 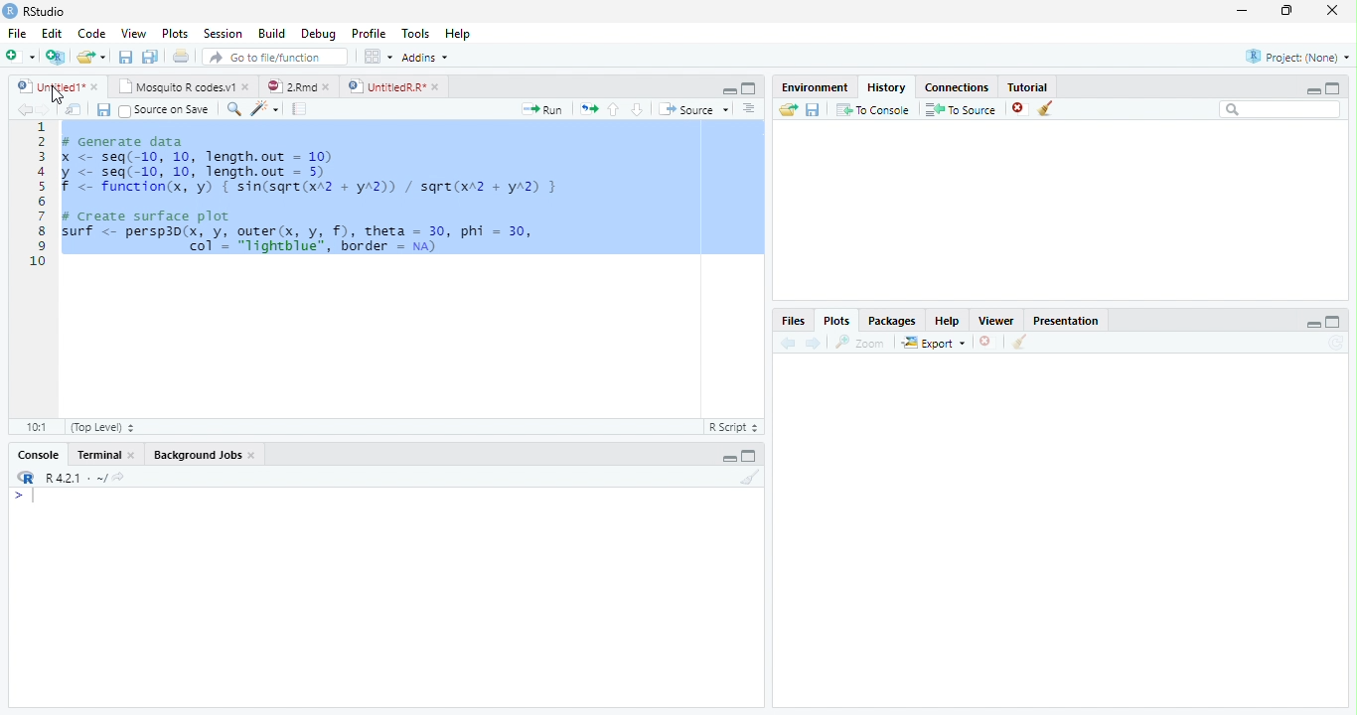 I want to click on 1:1, so click(x=37, y=427).